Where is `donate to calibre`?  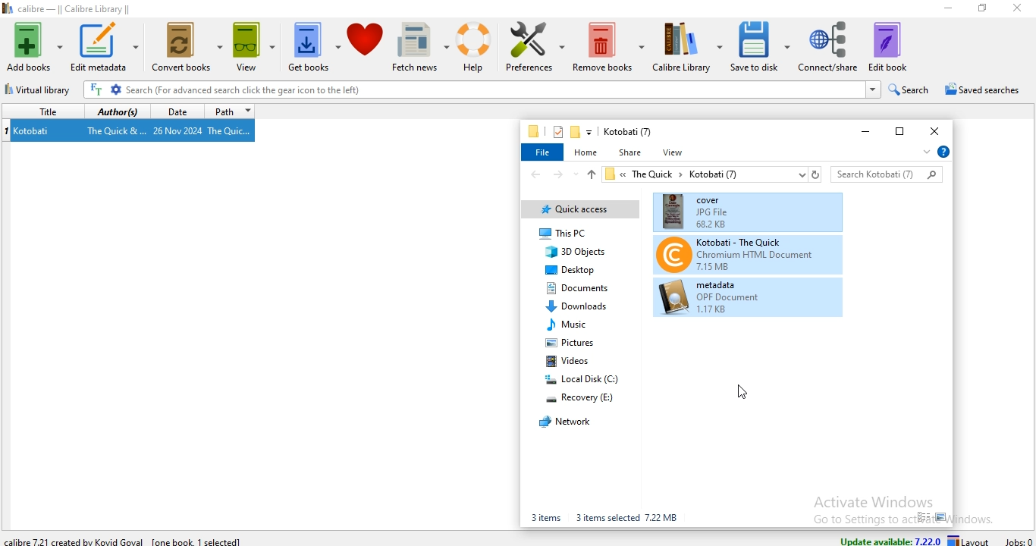 donate to calibre is located at coordinates (365, 46).